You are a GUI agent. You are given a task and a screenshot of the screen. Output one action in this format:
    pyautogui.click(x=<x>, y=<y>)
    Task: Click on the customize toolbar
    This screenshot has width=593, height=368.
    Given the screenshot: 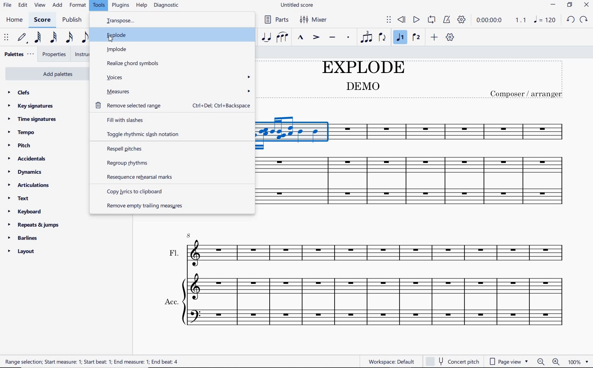 What is the action you would take?
    pyautogui.click(x=451, y=37)
    